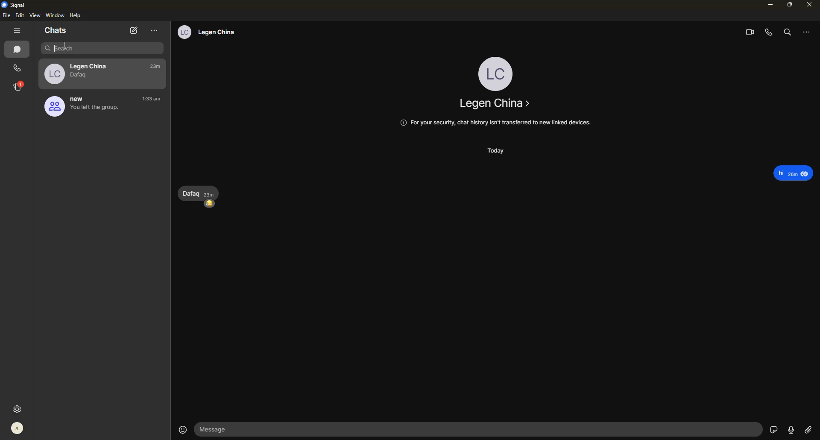  I want to click on call, so click(19, 70).